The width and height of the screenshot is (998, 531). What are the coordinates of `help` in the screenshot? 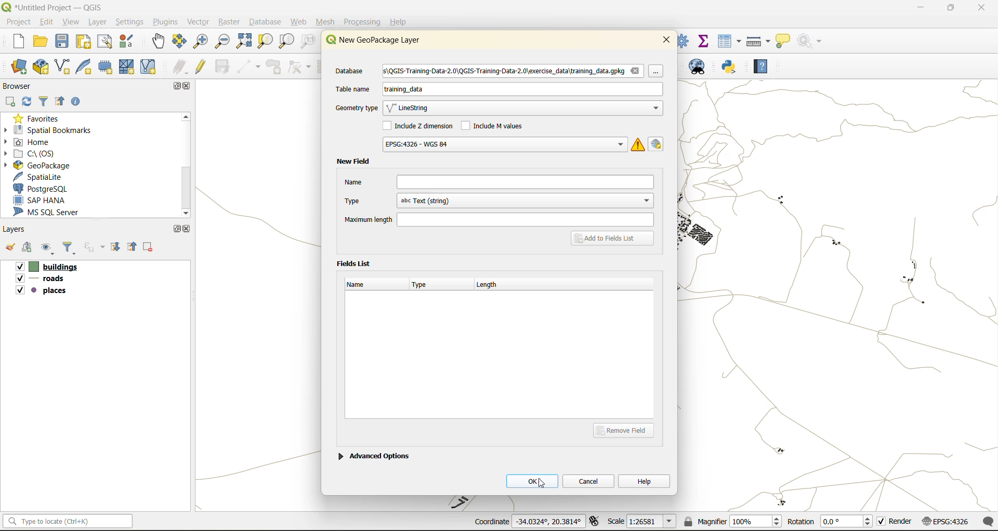 It's located at (760, 68).